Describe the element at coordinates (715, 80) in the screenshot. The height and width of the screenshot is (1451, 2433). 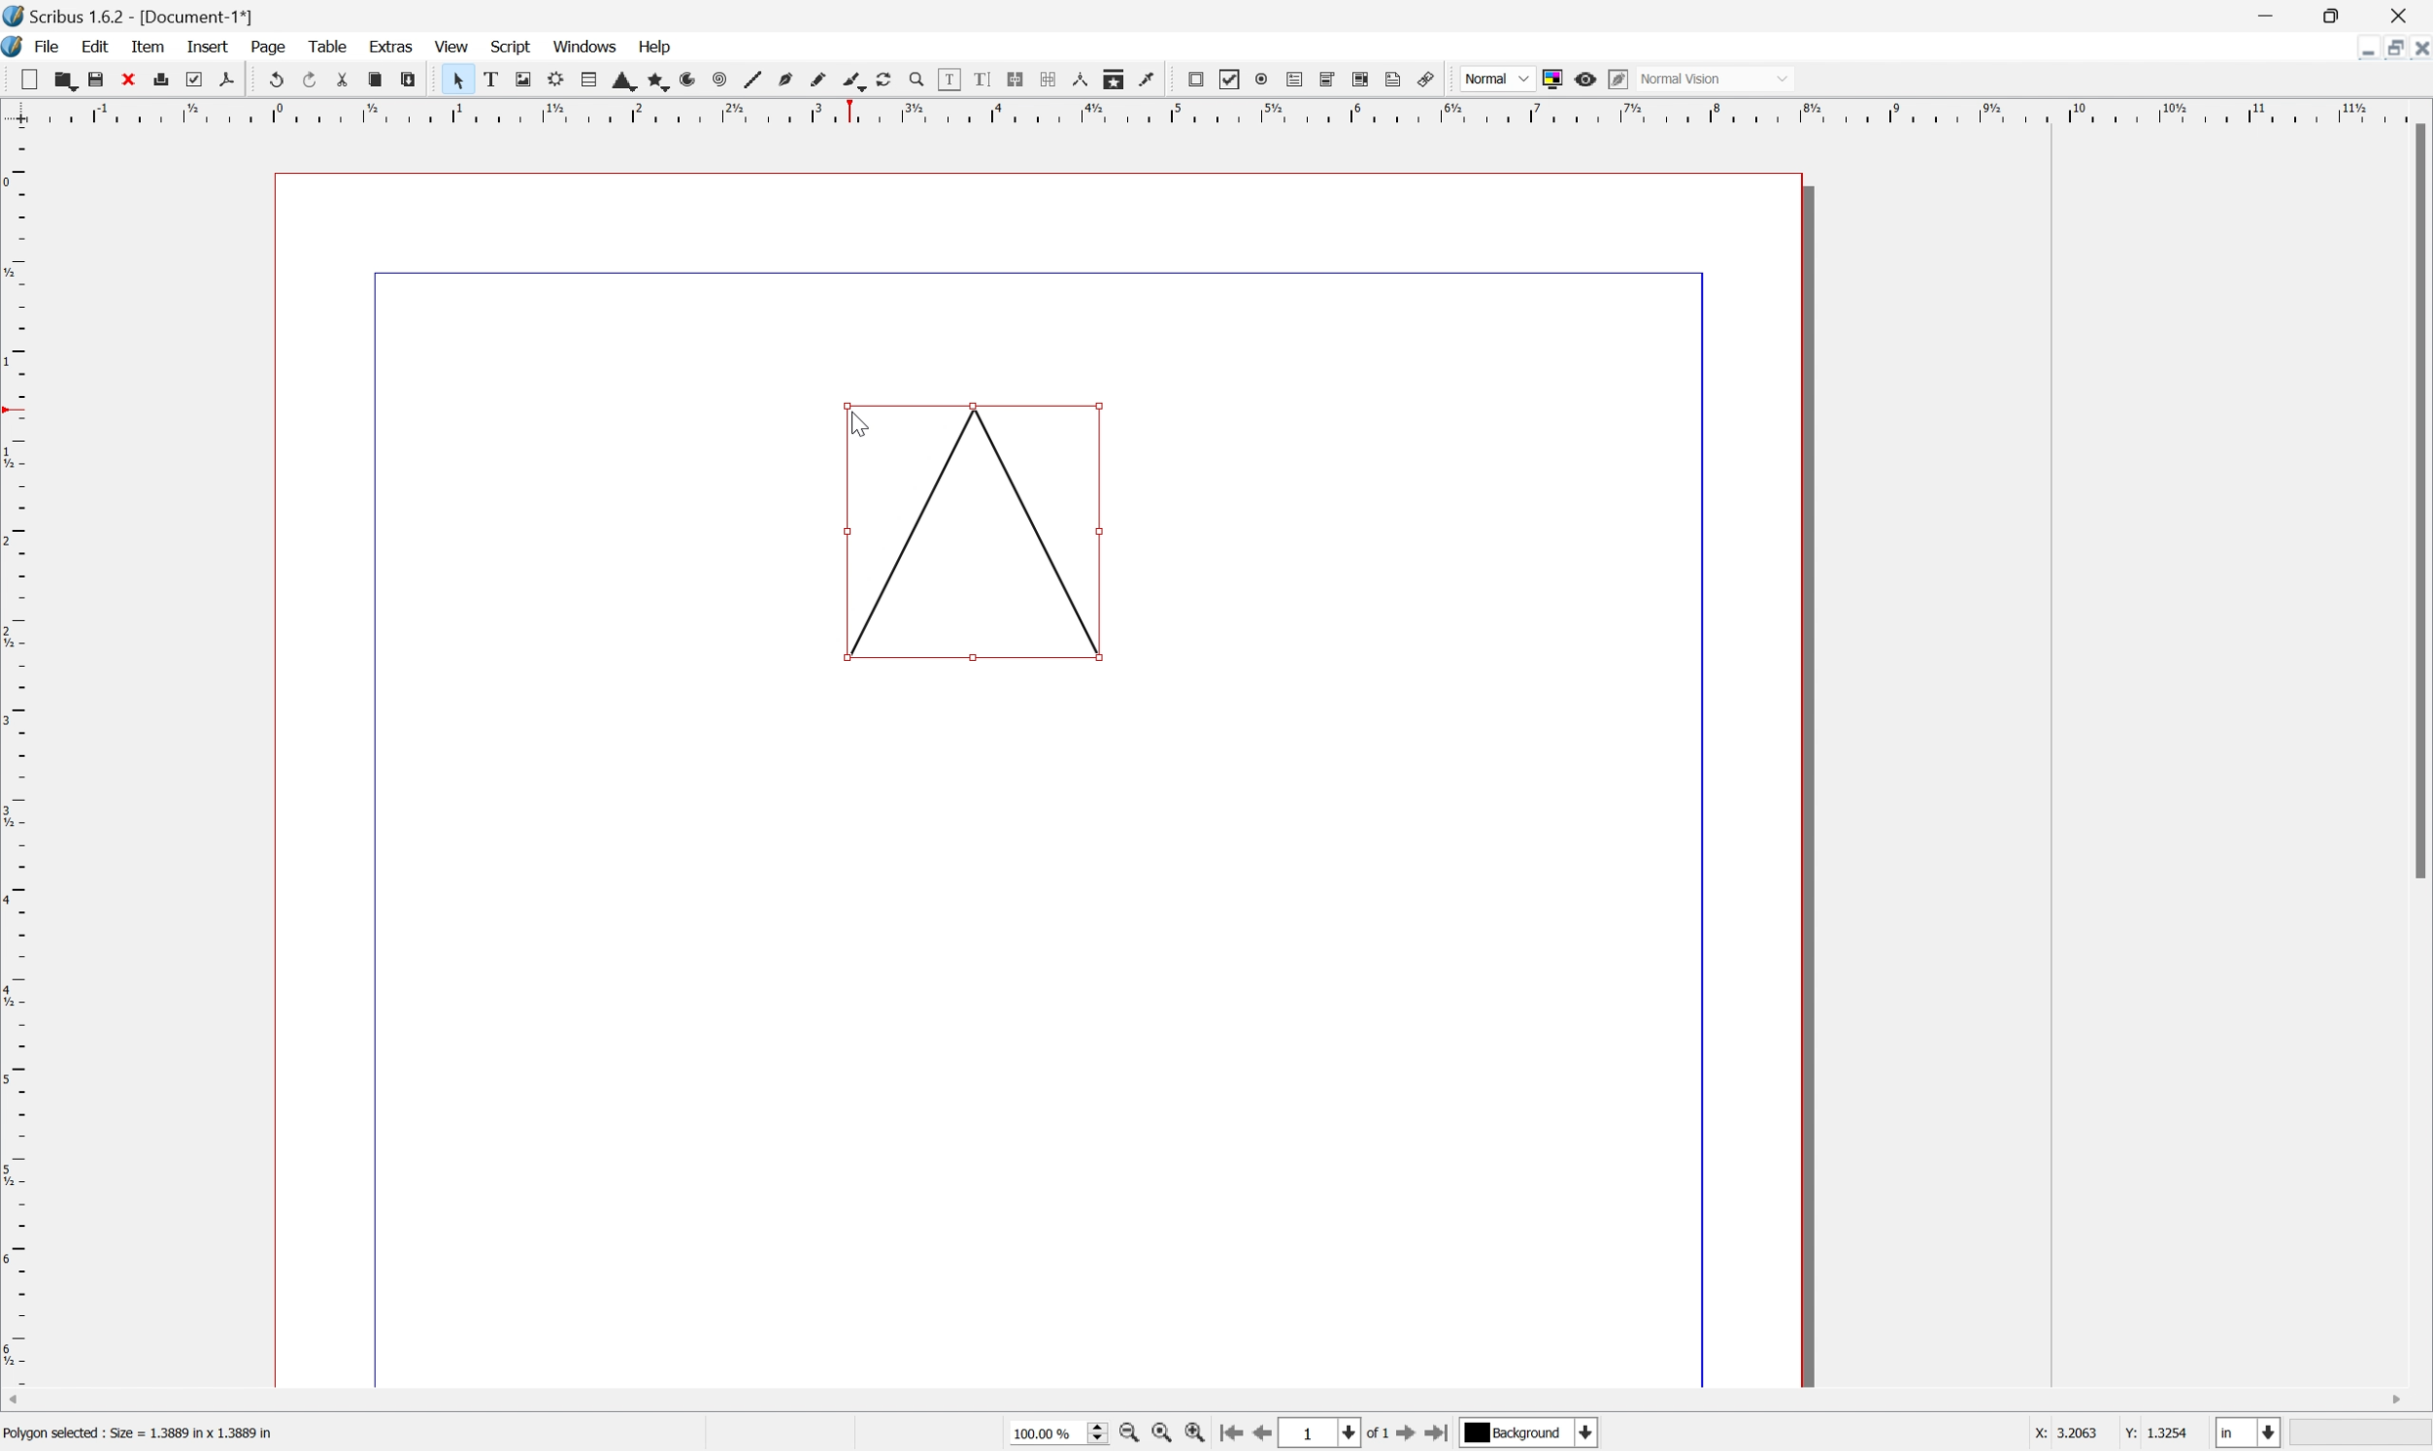
I see `Spiral` at that location.